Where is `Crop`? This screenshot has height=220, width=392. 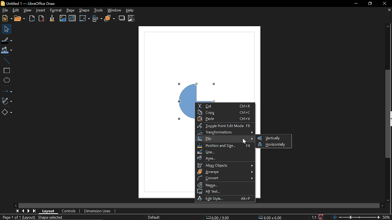
Crop is located at coordinates (131, 18).